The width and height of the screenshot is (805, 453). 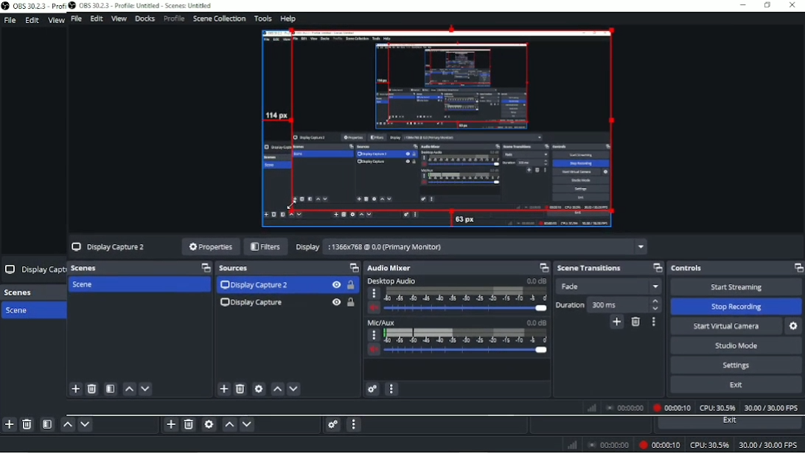 I want to click on Docks, so click(x=146, y=19).